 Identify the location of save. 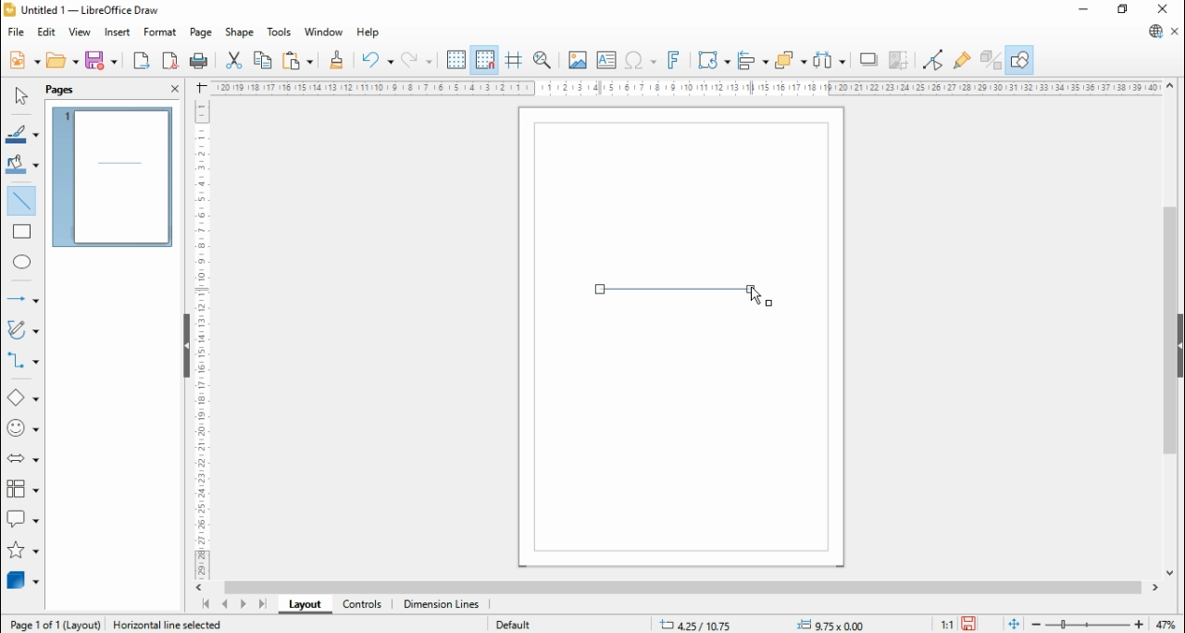
(103, 60).